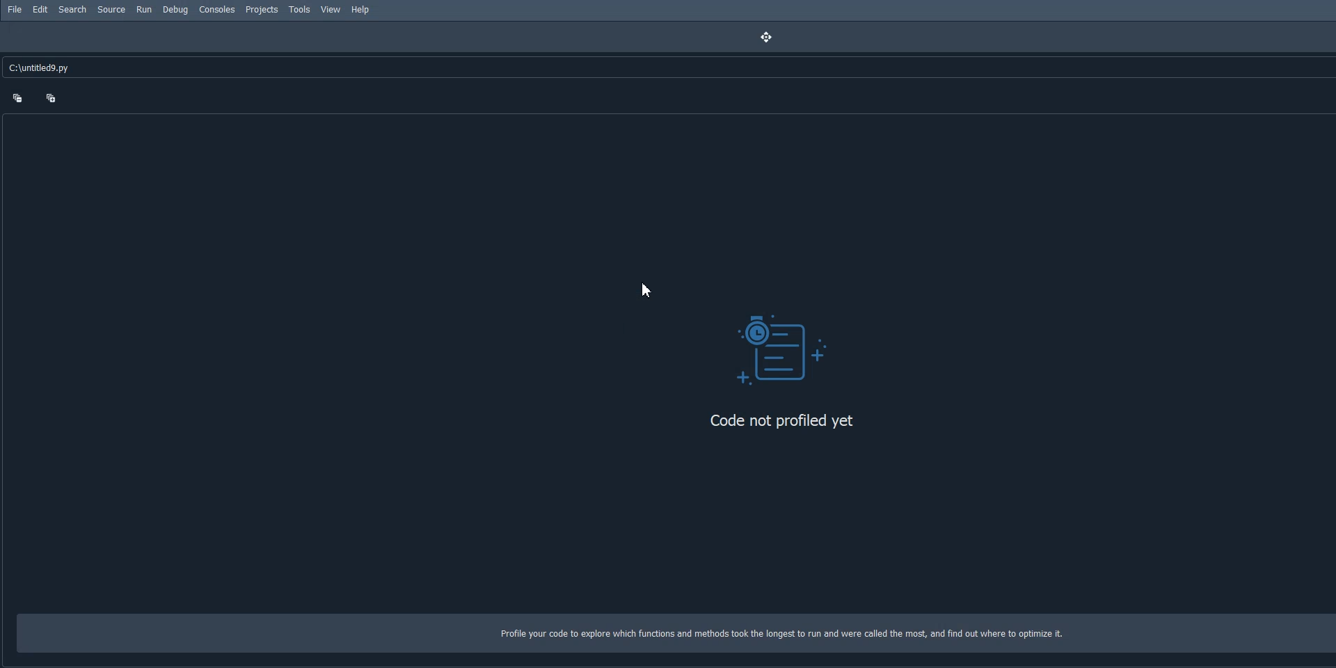  What do you see at coordinates (768, 37) in the screenshot?
I see `Drag Handle` at bounding box center [768, 37].